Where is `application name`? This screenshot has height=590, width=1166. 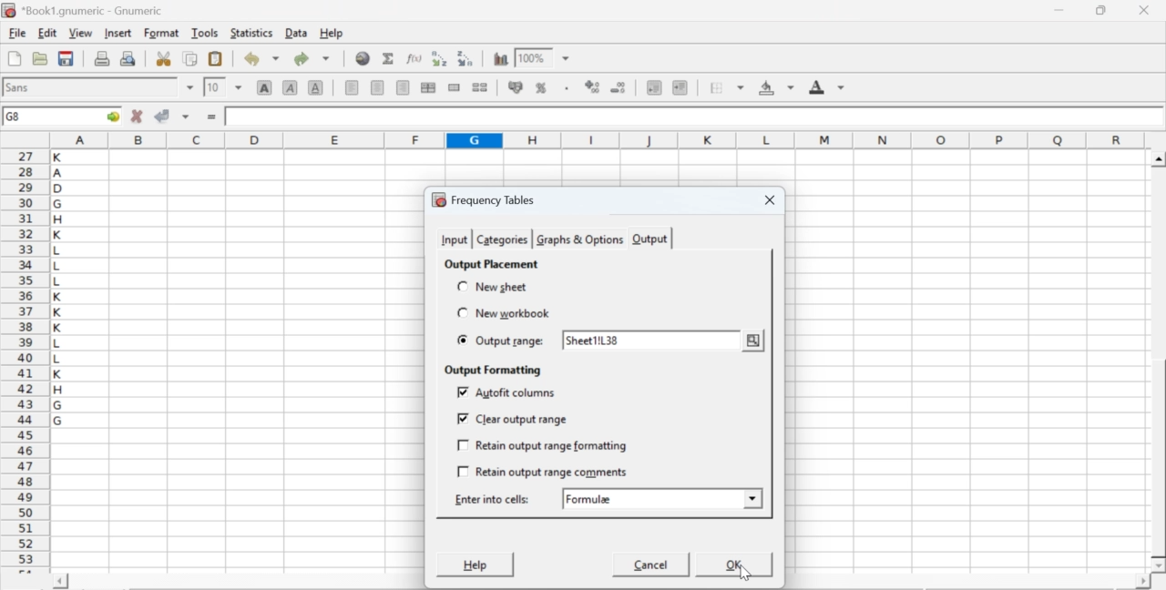
application name is located at coordinates (86, 8).